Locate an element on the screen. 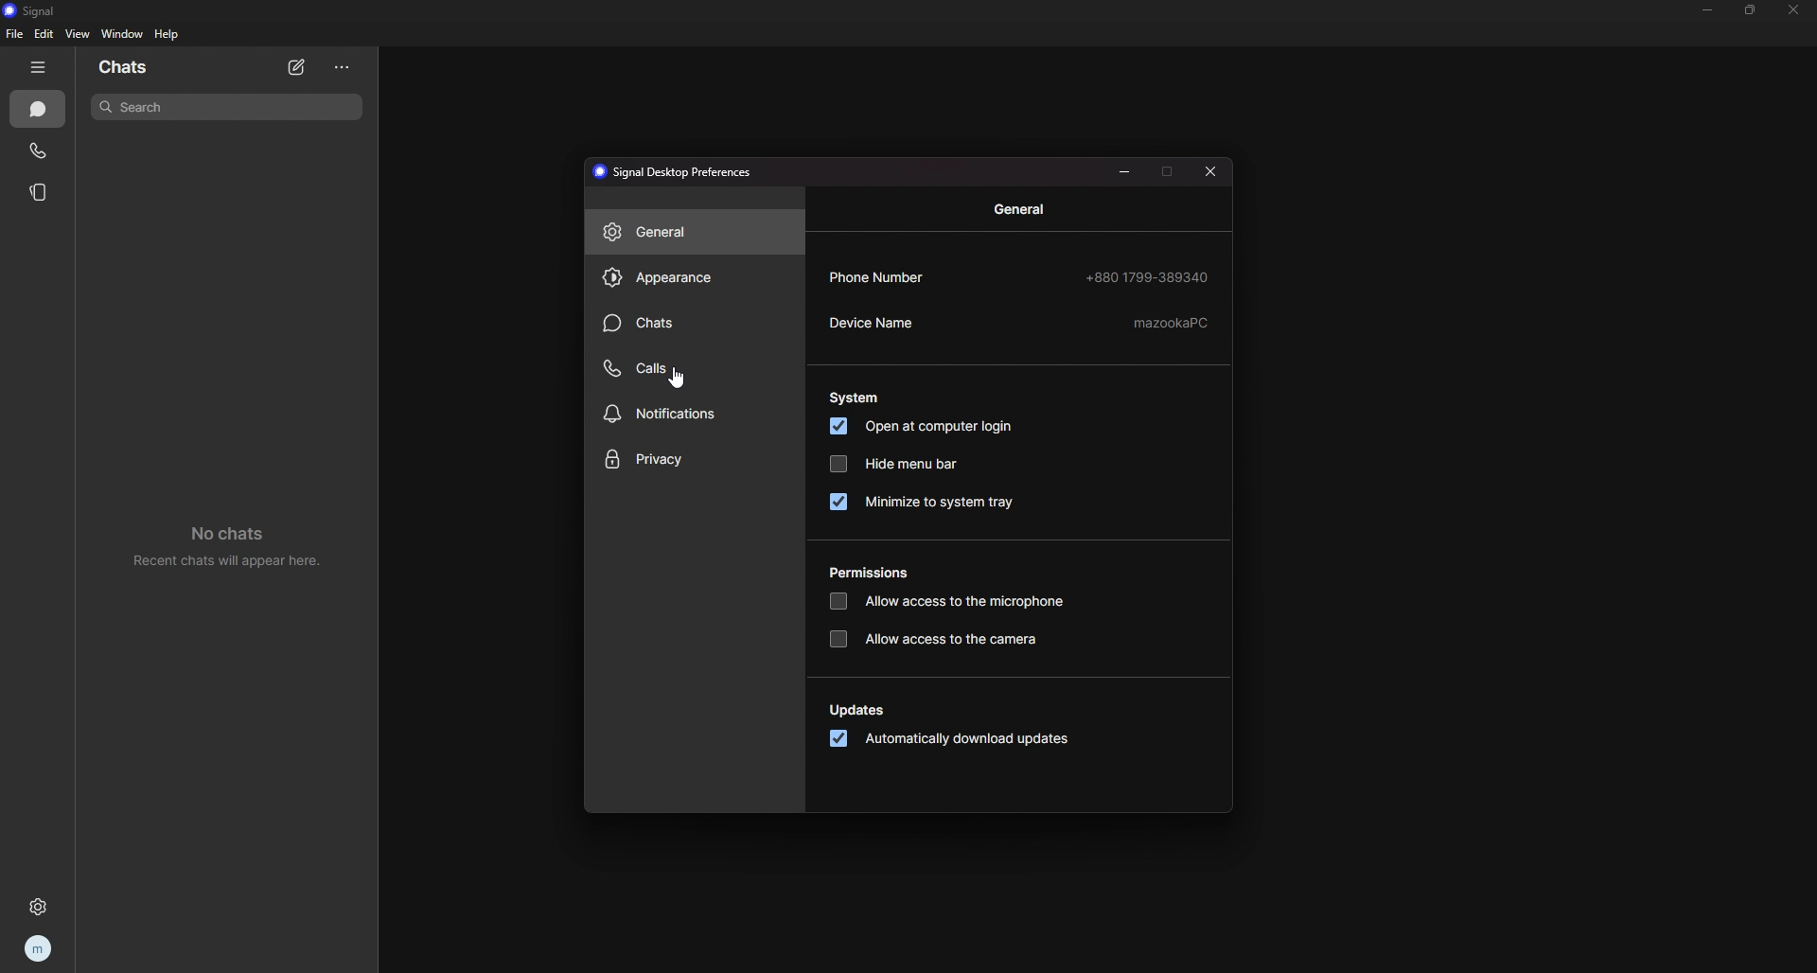 The width and height of the screenshot is (1817, 973). file is located at coordinates (14, 35).